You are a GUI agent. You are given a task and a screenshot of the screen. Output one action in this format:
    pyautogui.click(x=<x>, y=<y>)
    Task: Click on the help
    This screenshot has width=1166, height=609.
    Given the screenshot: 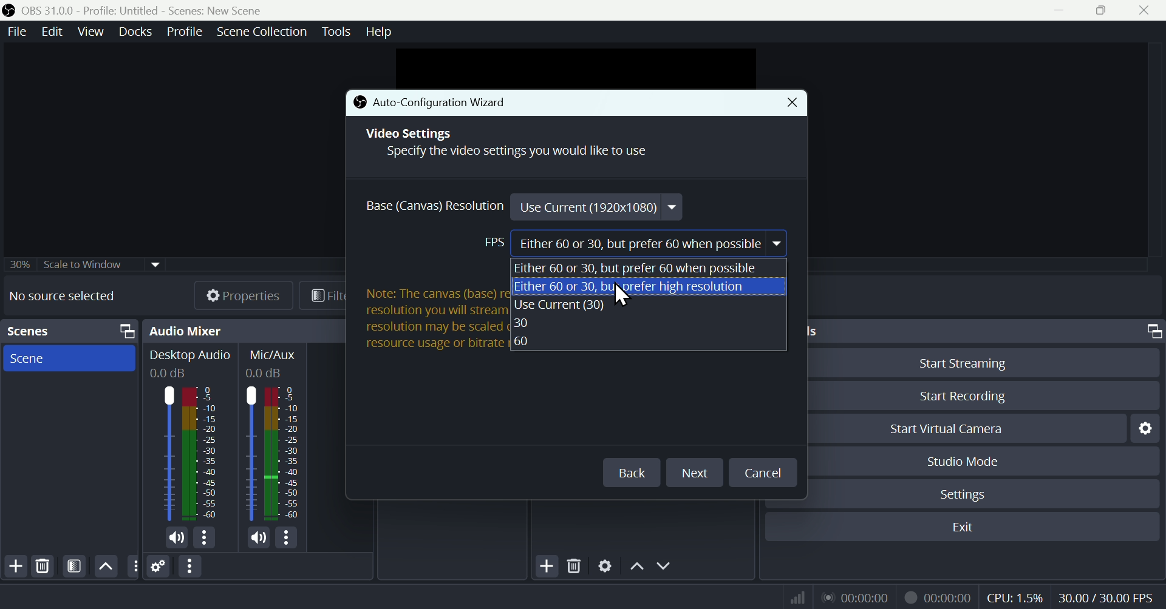 What is the action you would take?
    pyautogui.click(x=381, y=30)
    